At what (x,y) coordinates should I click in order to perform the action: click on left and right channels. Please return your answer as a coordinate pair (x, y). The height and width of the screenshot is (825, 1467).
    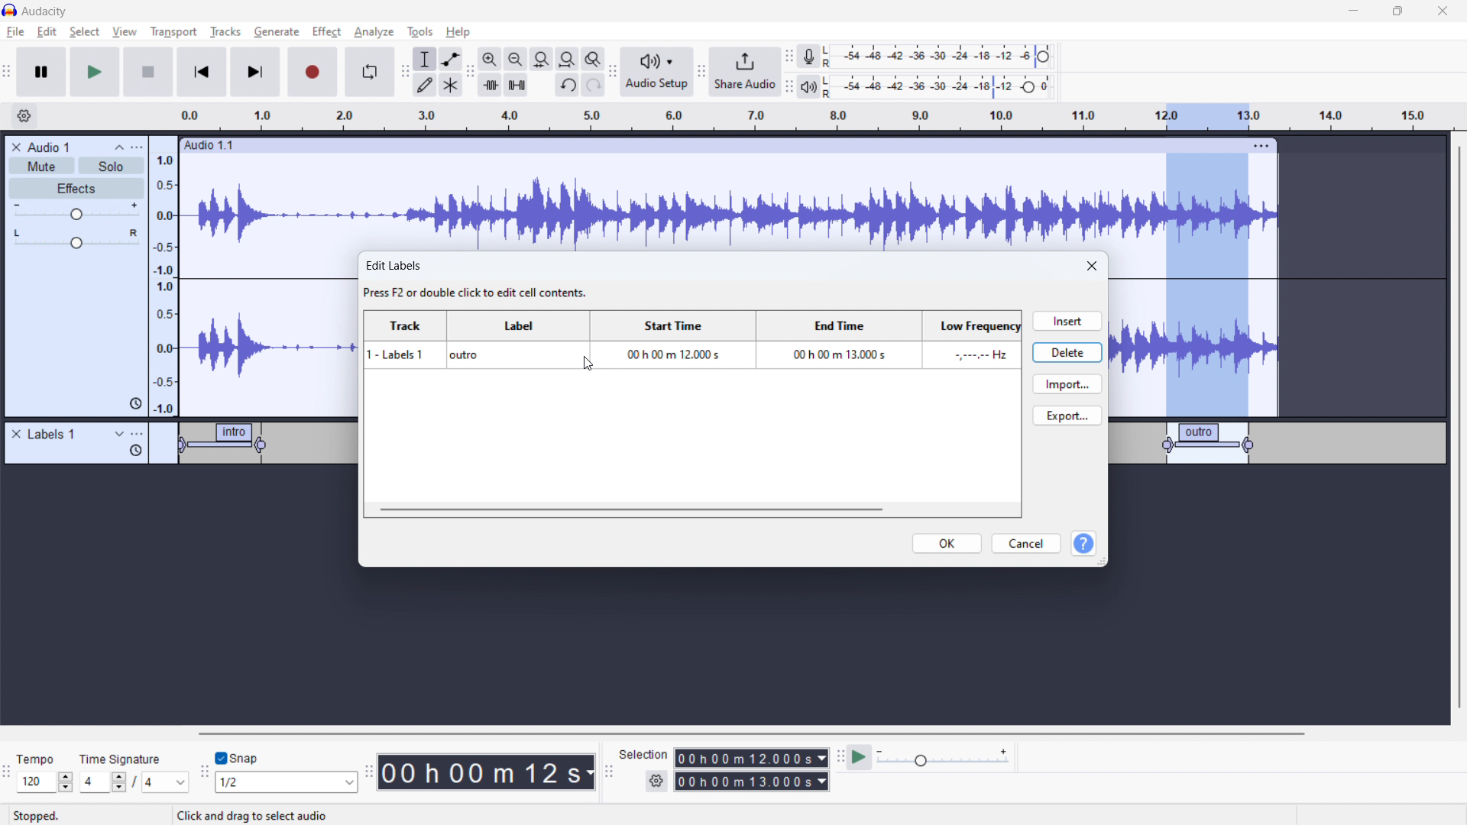
    Looking at the image, I should click on (830, 58).